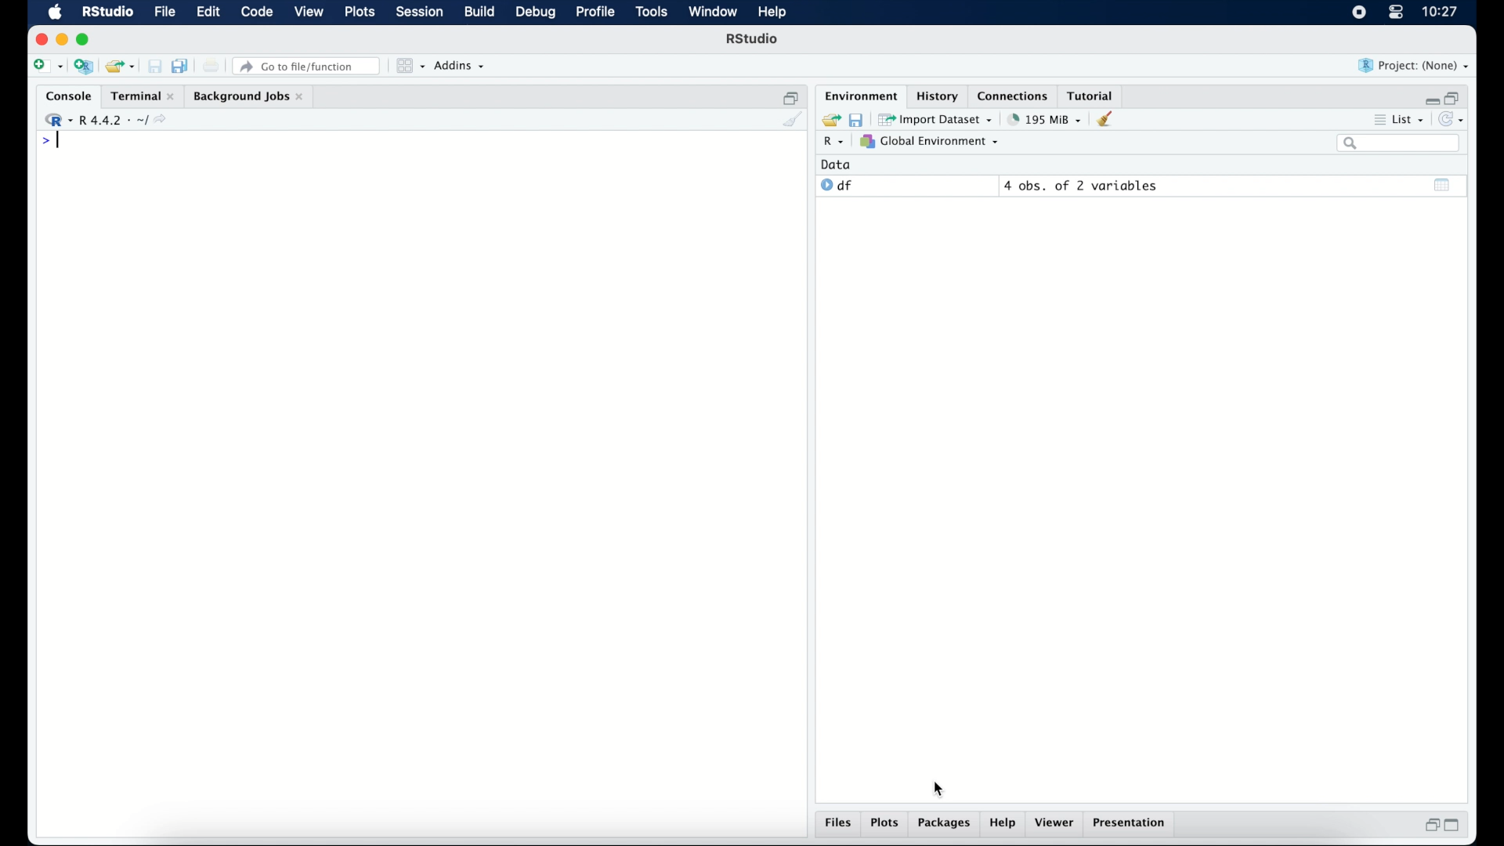 This screenshot has width=1504, height=846. What do you see at coordinates (1003, 825) in the screenshot?
I see `help` at bounding box center [1003, 825].